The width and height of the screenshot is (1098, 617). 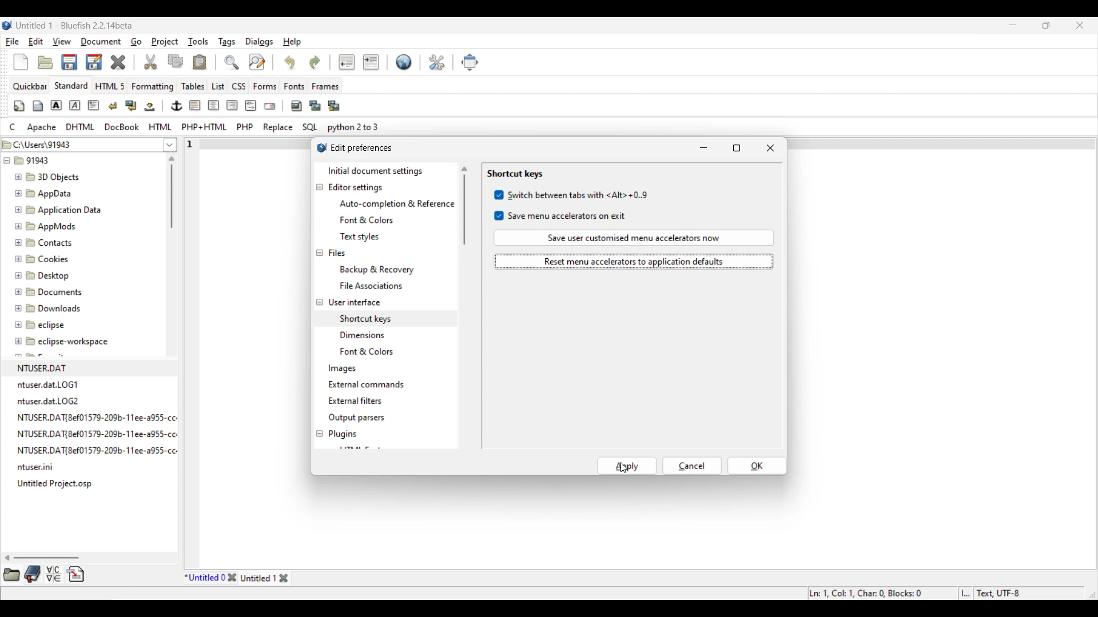 I want to click on Formatting, so click(x=153, y=87).